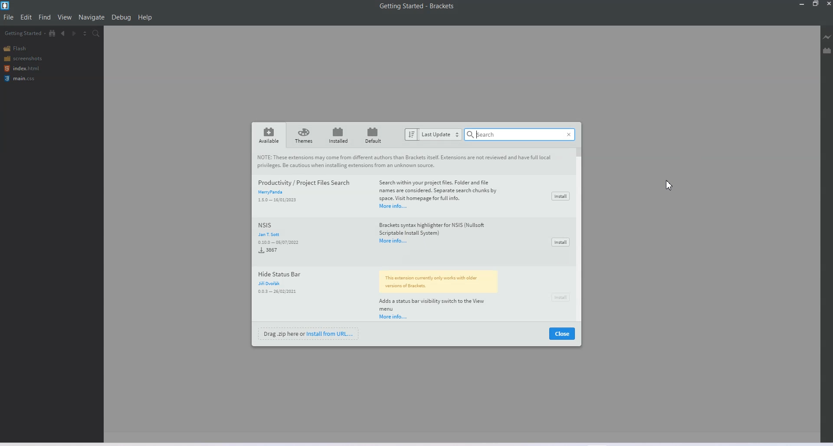 The image size is (833, 446). Describe the element at coordinates (280, 275) in the screenshot. I see `hide status bar` at that location.